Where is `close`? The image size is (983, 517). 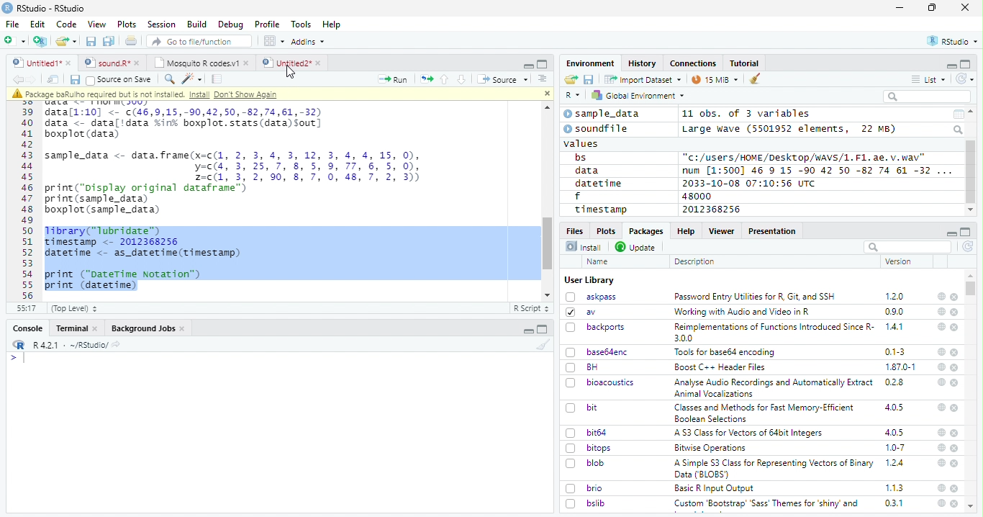 close is located at coordinates (956, 367).